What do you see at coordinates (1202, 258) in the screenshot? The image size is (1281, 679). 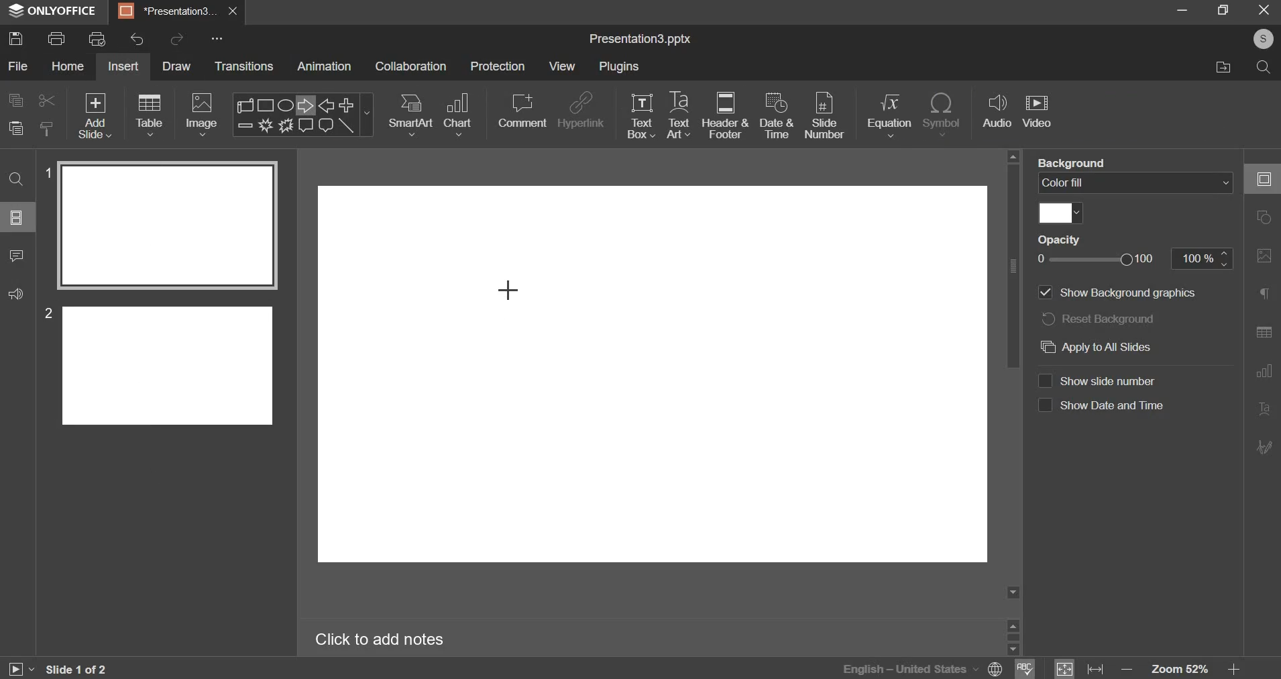 I see `100%` at bounding box center [1202, 258].